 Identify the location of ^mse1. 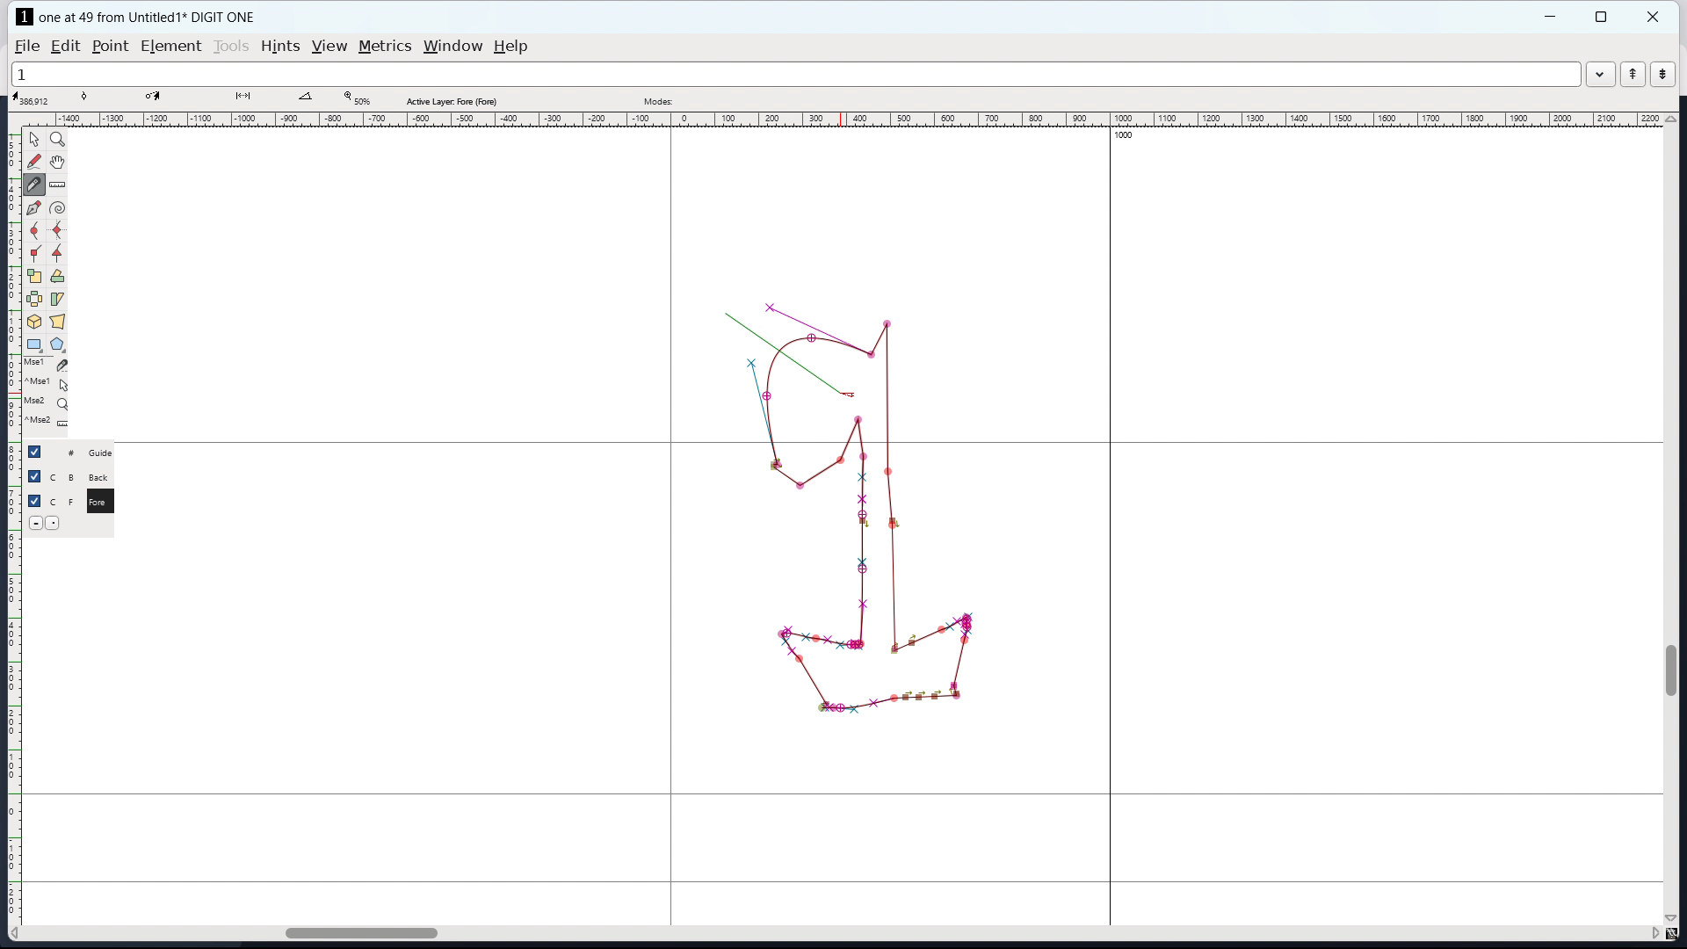
(48, 381).